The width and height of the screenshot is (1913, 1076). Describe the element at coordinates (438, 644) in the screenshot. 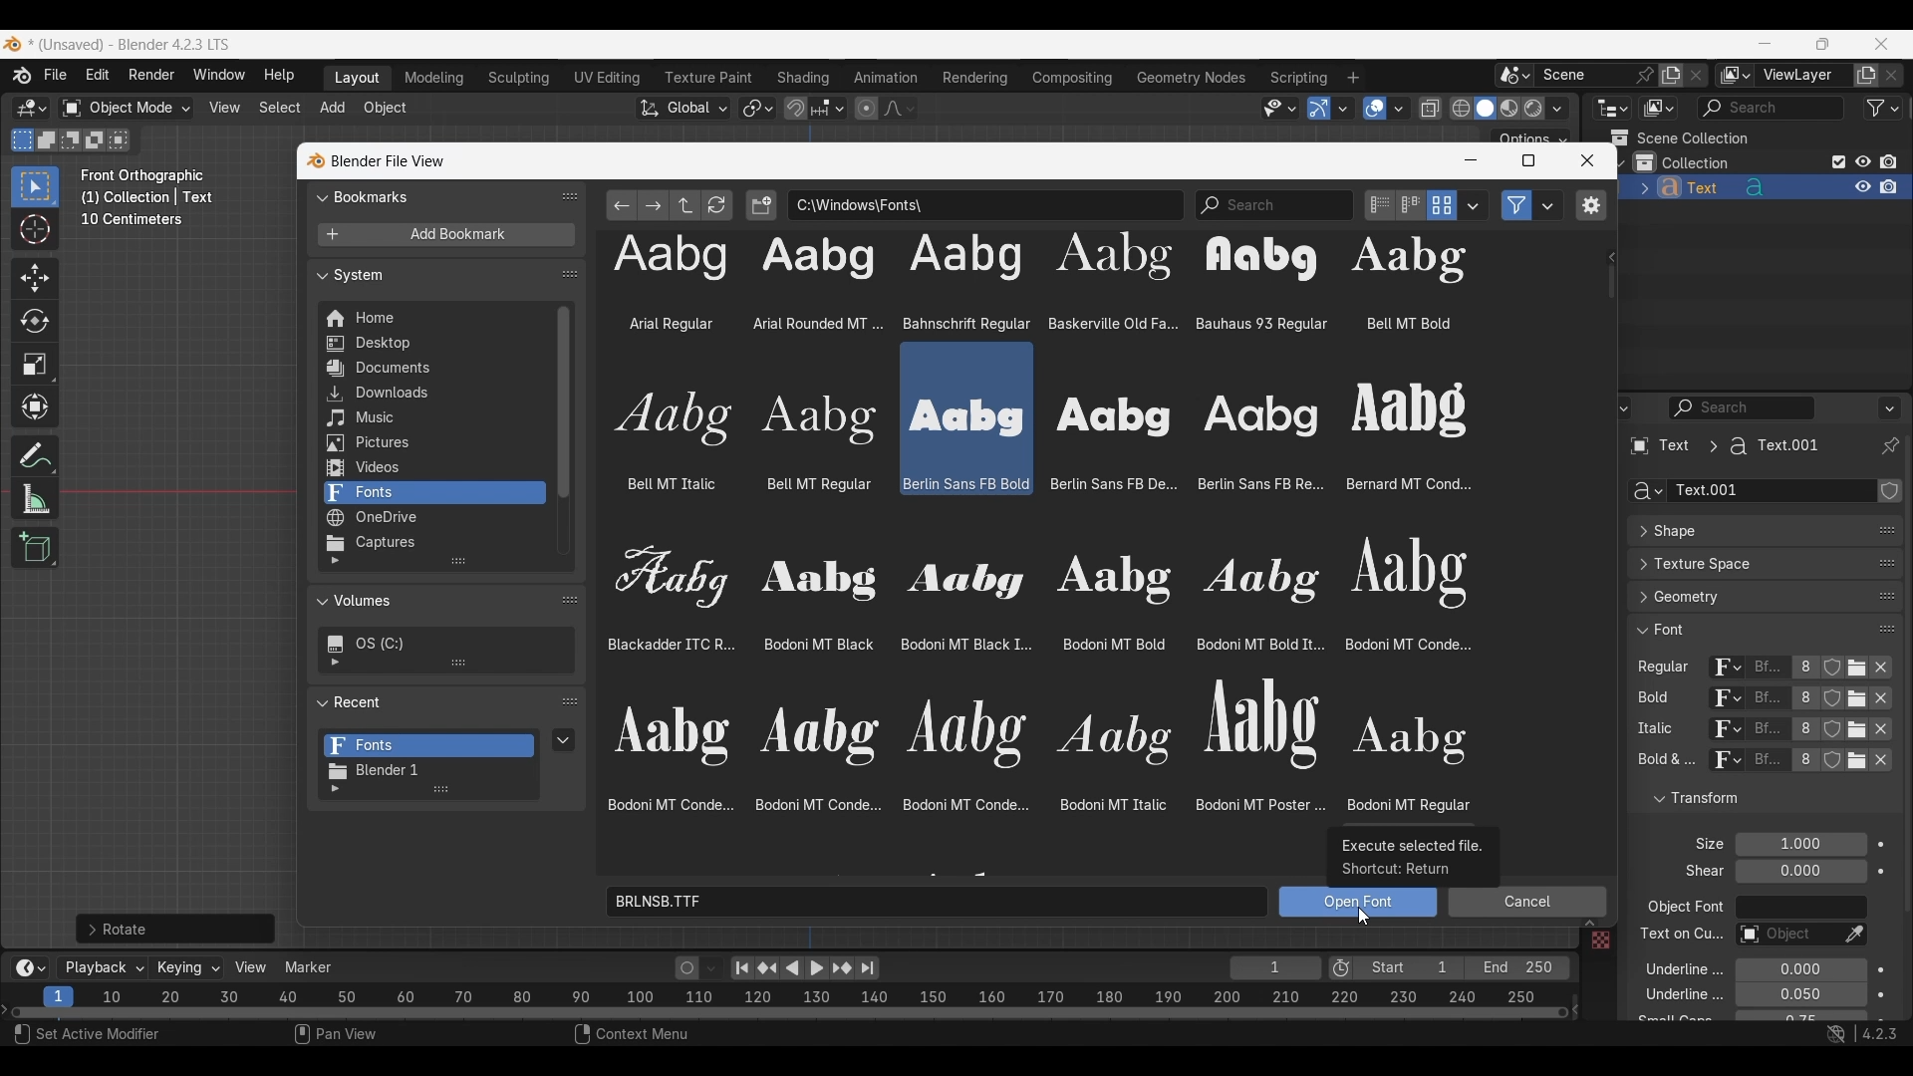

I see `Current drive` at that location.